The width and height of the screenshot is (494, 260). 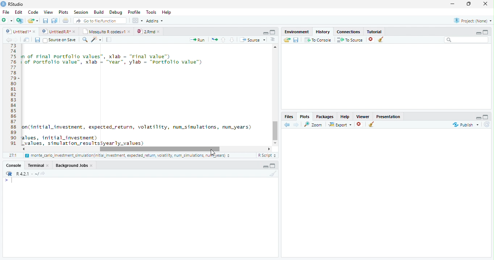 I want to click on , so click(x=265, y=32).